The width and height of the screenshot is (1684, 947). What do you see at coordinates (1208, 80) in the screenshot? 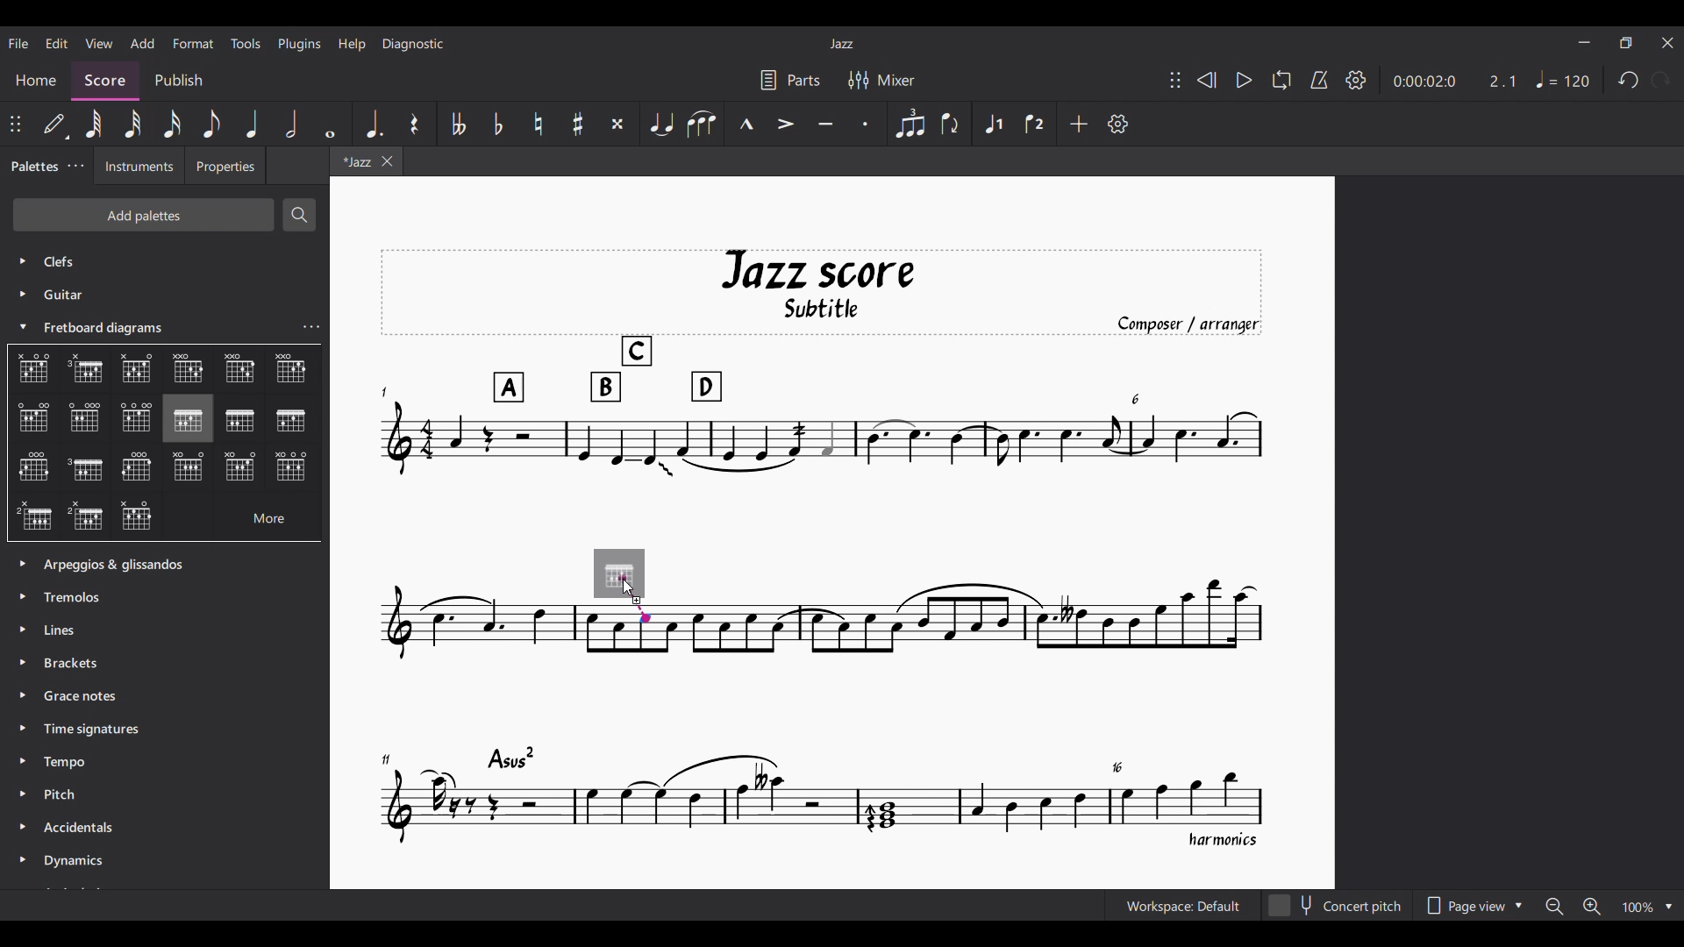
I see `Rewind` at bounding box center [1208, 80].